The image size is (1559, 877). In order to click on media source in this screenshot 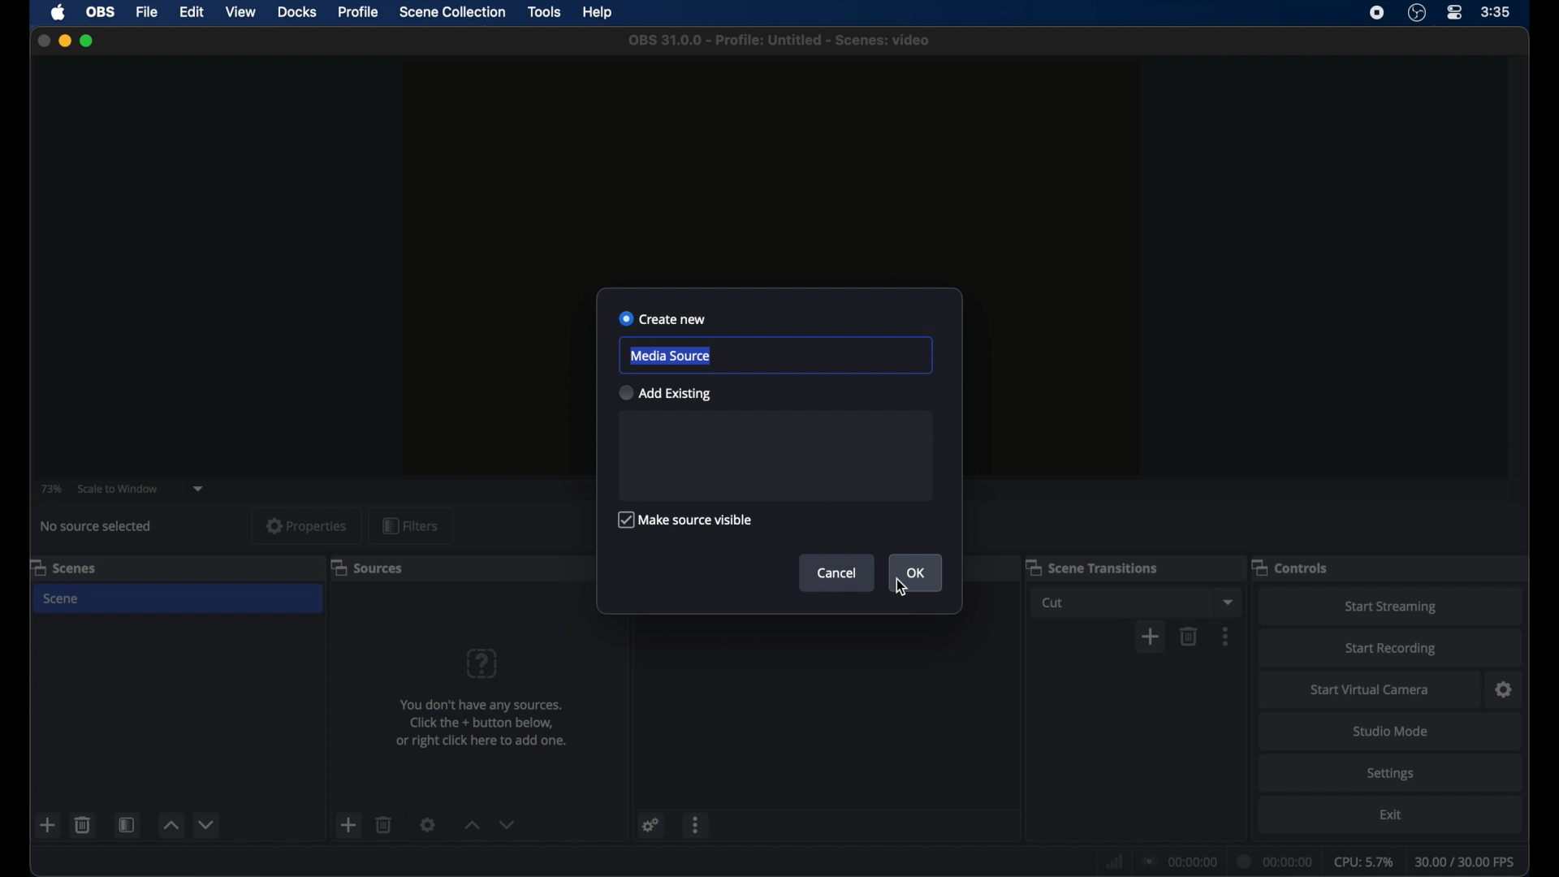, I will do `click(669, 356)`.